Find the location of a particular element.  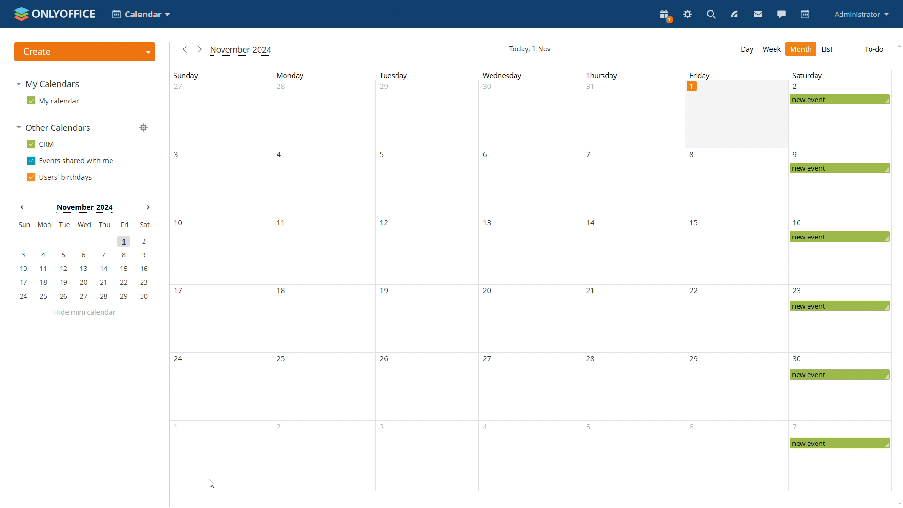

calendar is located at coordinates (806, 15).